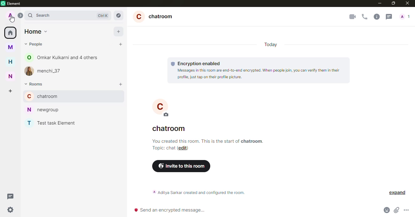 The height and width of the screenshot is (217, 415). Describe the element at coordinates (120, 84) in the screenshot. I see `add room` at that location.